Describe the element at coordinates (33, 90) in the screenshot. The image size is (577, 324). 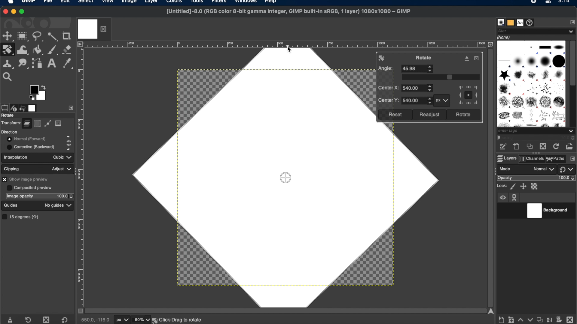
I see `active foreground color` at that location.